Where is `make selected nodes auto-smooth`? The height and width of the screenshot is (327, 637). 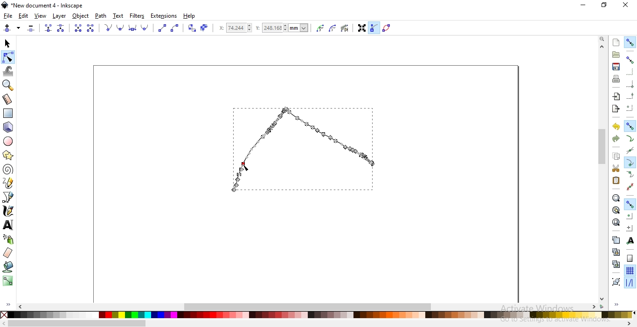 make selected nodes auto-smooth is located at coordinates (145, 28).